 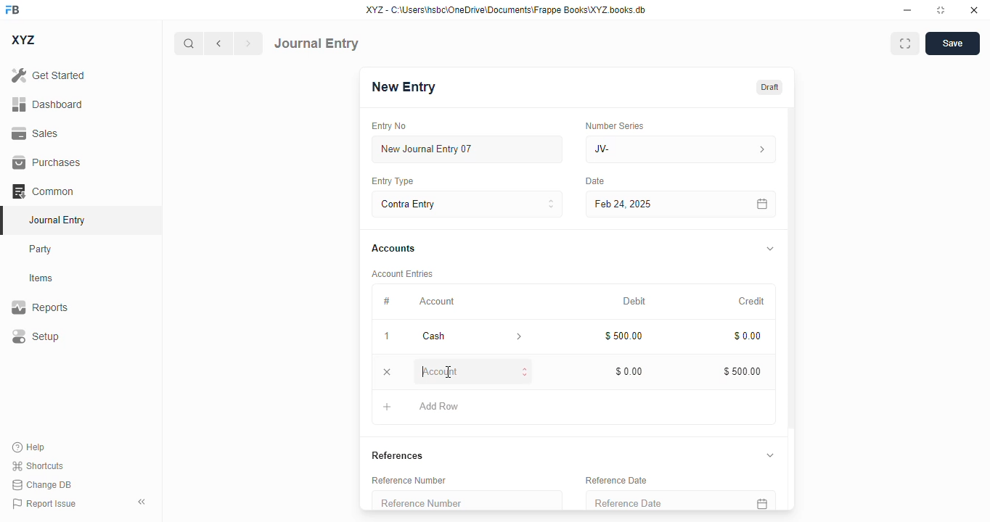 I want to click on purchases, so click(x=48, y=162).